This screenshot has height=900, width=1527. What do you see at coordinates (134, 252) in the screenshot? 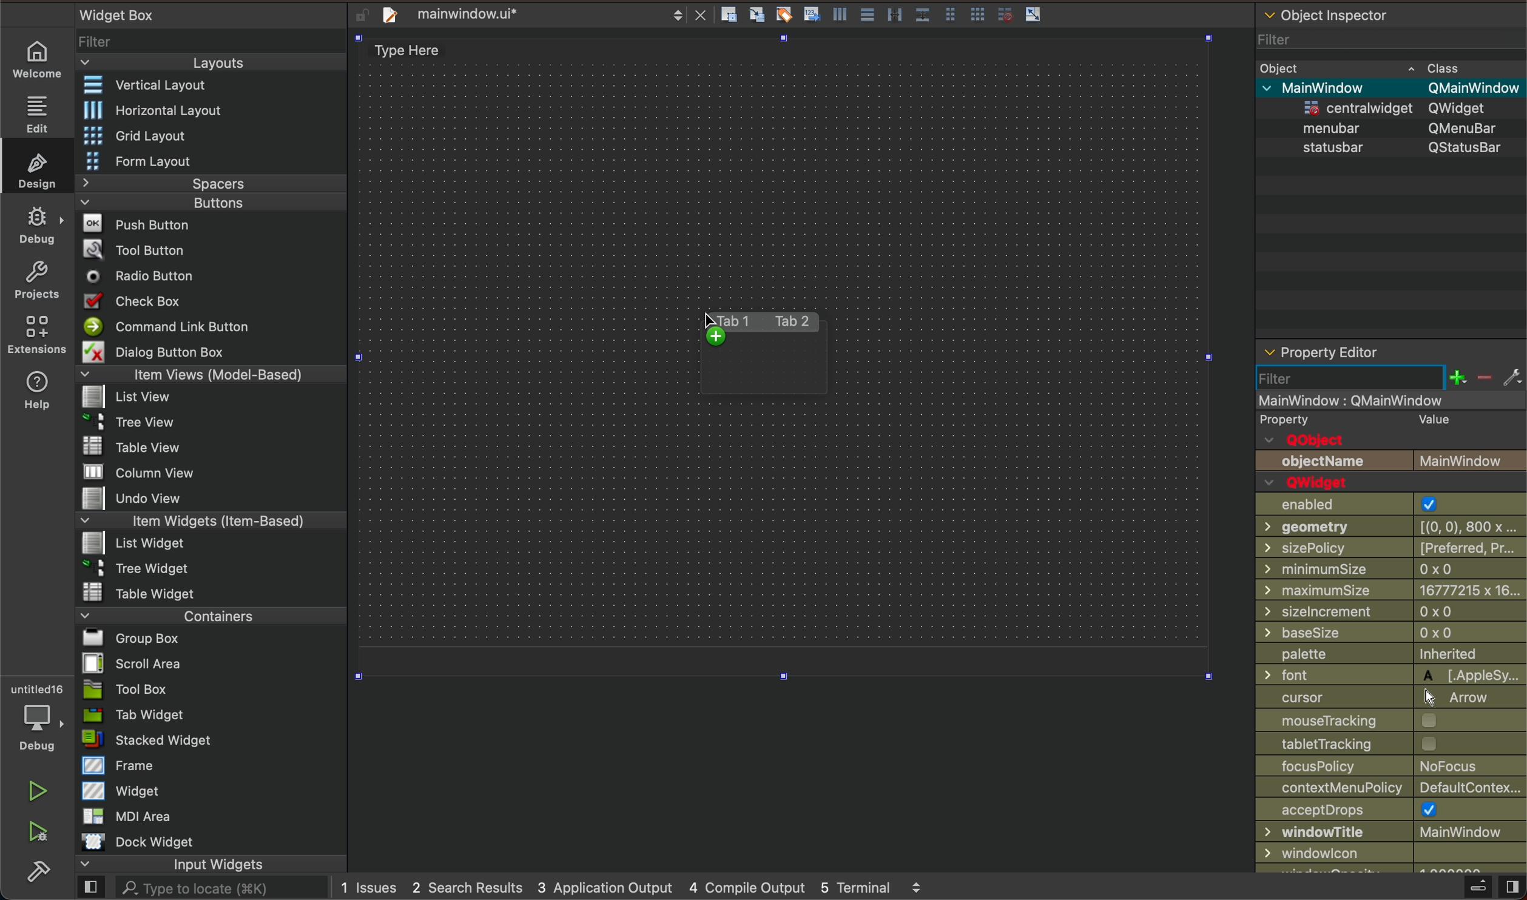
I see `Tool Button` at bounding box center [134, 252].